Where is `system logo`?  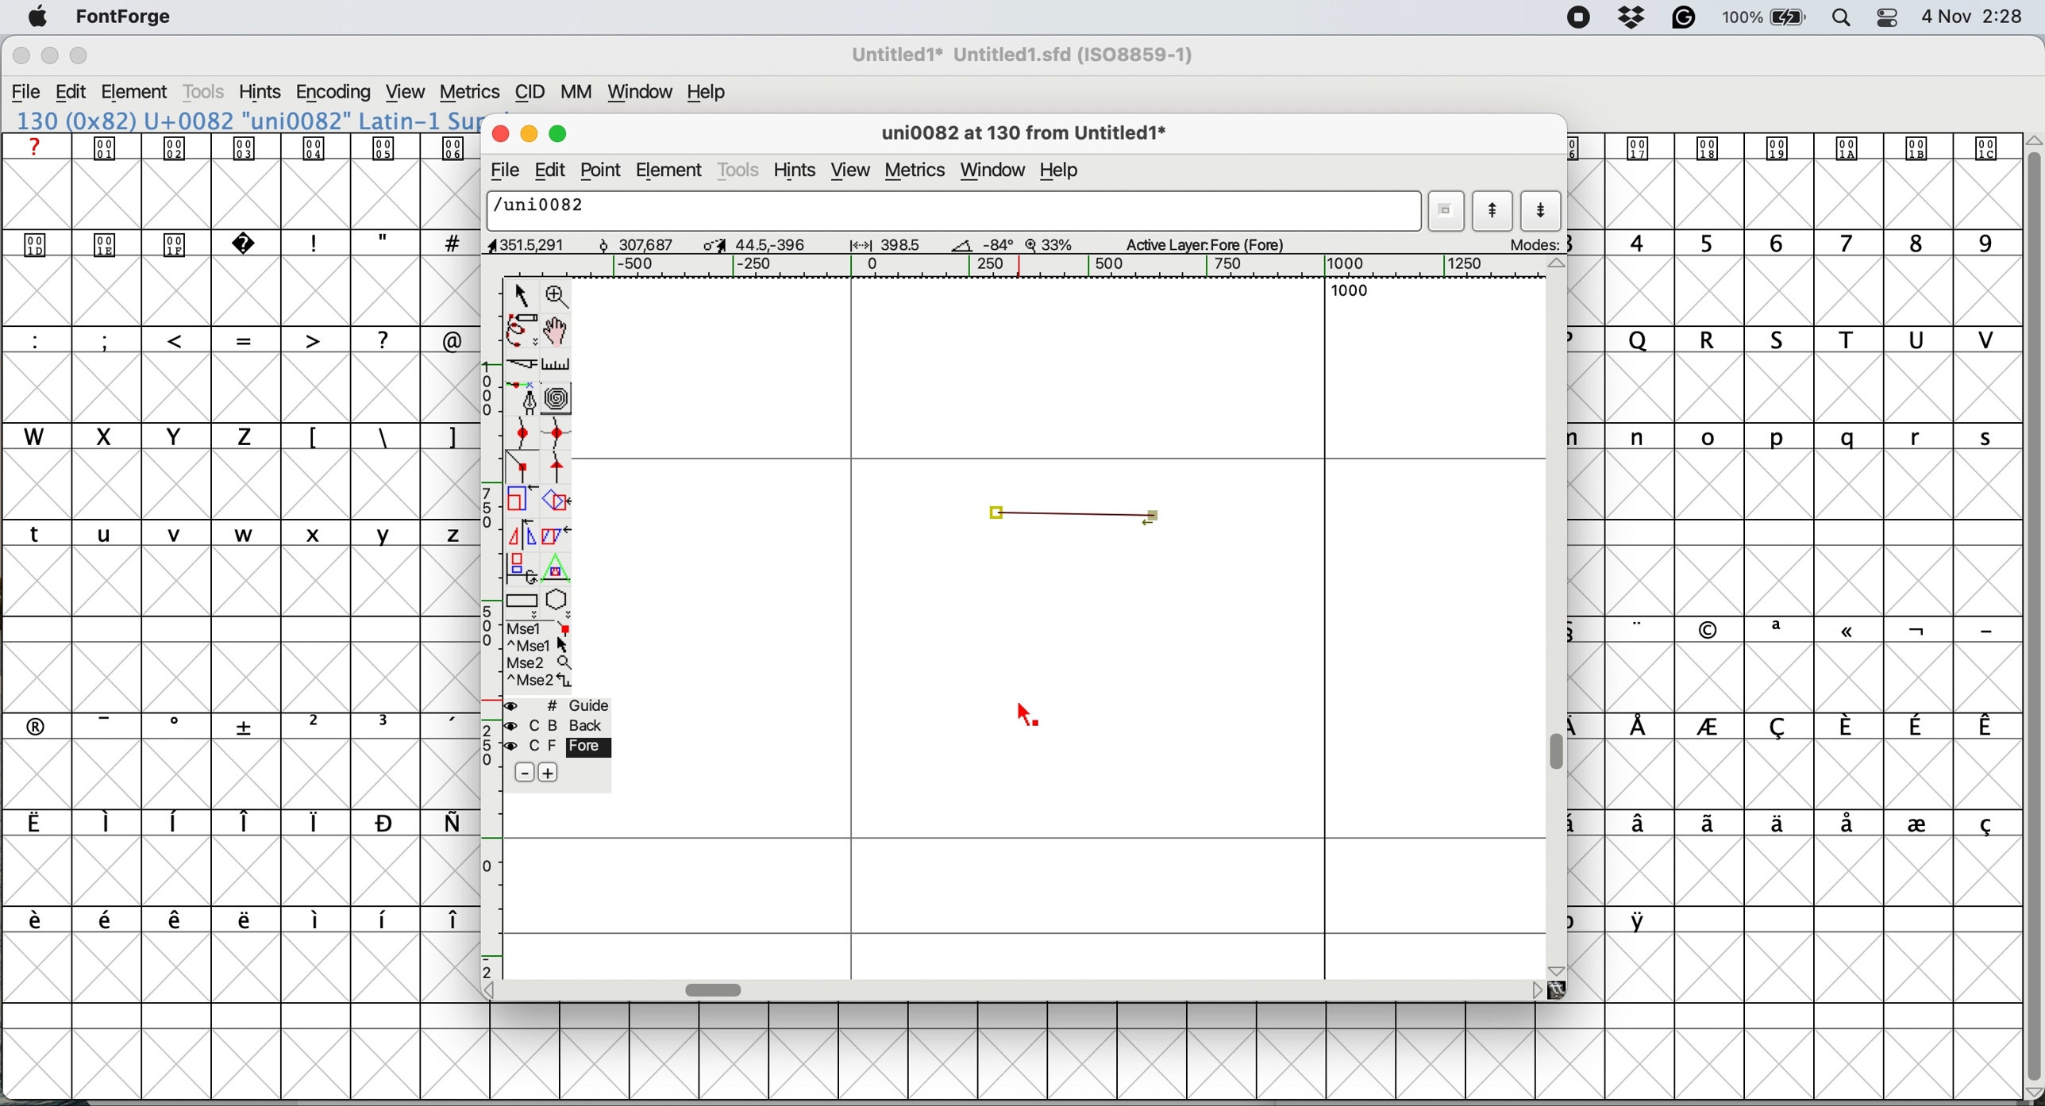
system logo is located at coordinates (38, 18).